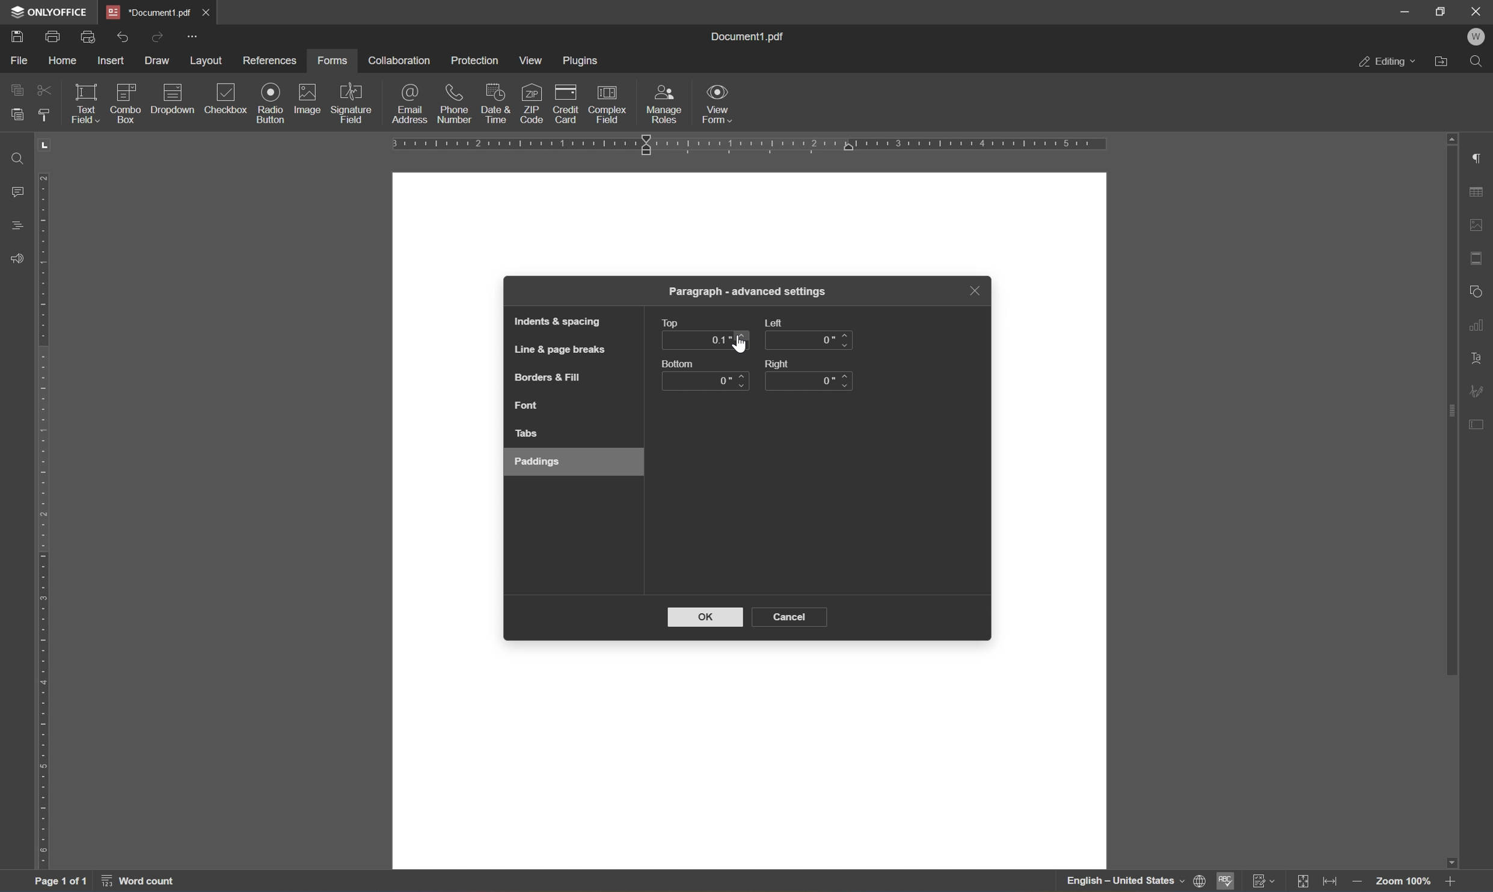  Describe the element at coordinates (583, 61) in the screenshot. I see `plugins` at that location.